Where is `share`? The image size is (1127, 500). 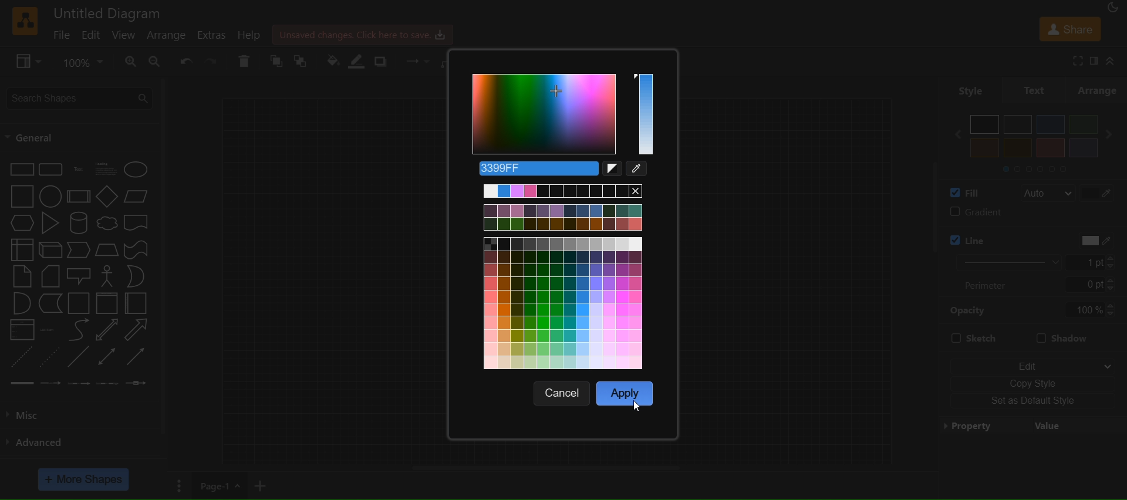 share is located at coordinates (1069, 28).